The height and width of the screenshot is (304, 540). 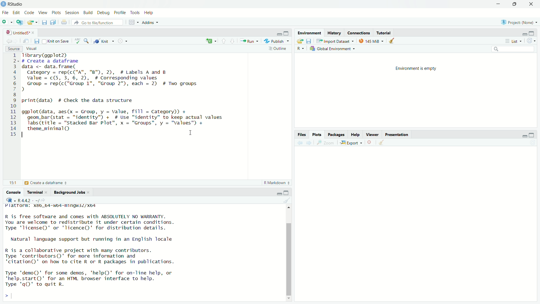 What do you see at coordinates (309, 32) in the screenshot?
I see `Environmental` at bounding box center [309, 32].